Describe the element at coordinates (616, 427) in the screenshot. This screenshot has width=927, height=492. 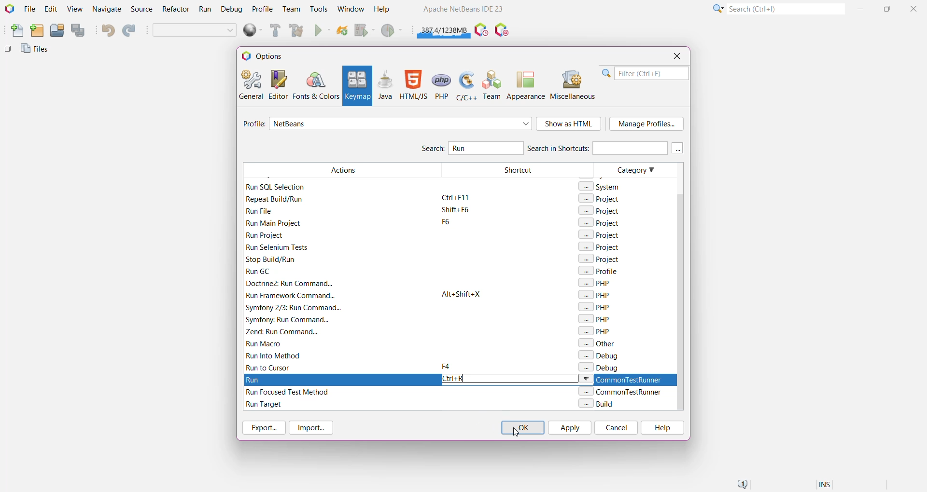
I see `Cancel` at that location.